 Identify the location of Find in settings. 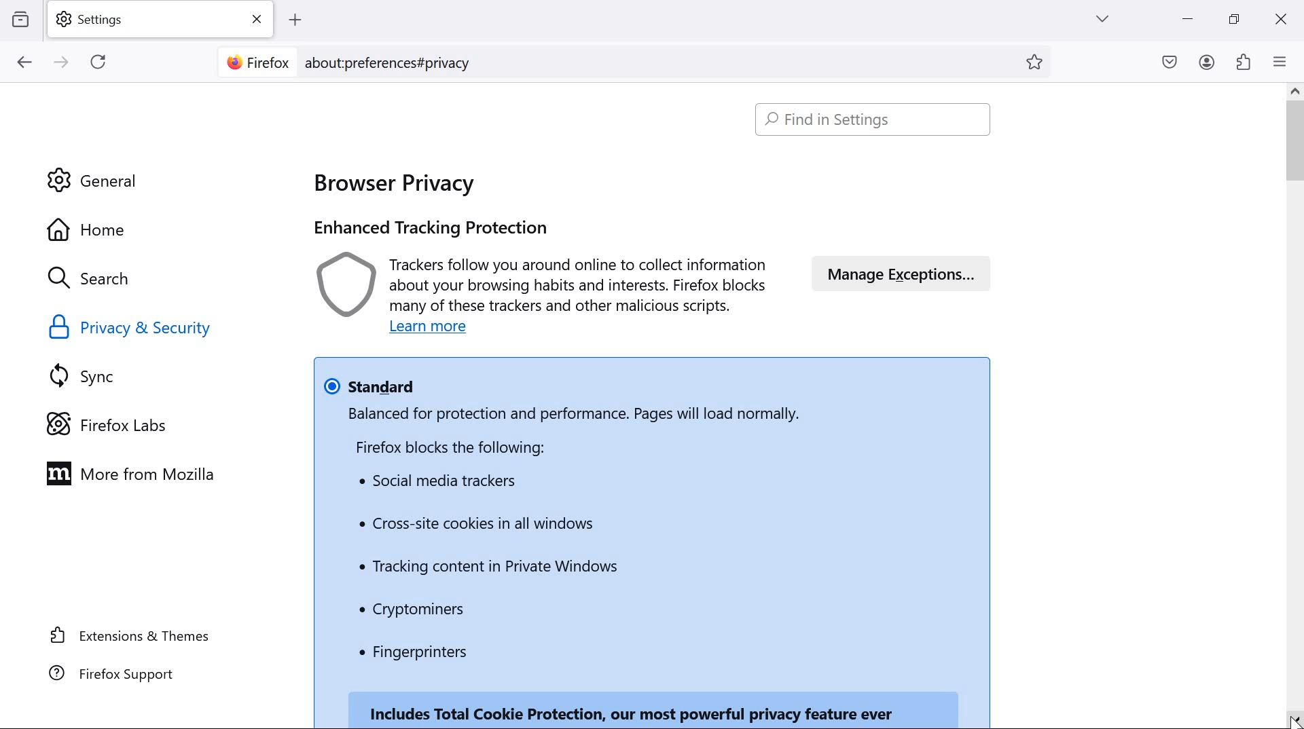
(876, 119).